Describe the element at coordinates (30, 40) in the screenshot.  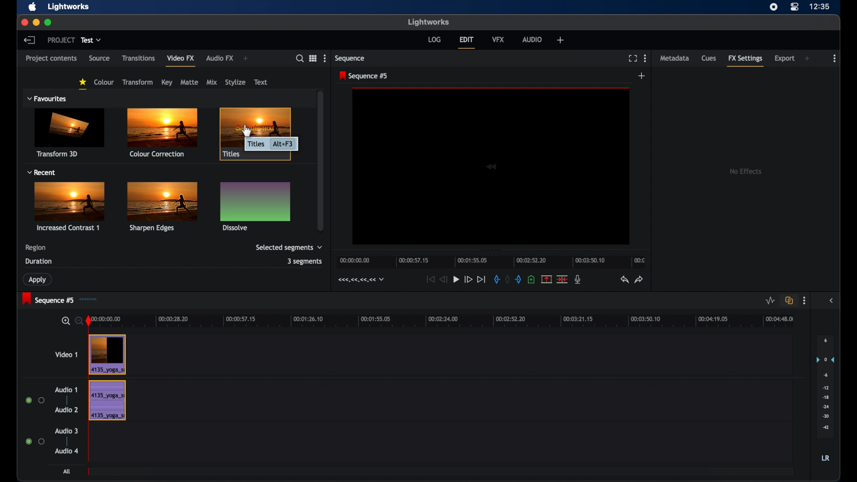
I see `back` at that location.